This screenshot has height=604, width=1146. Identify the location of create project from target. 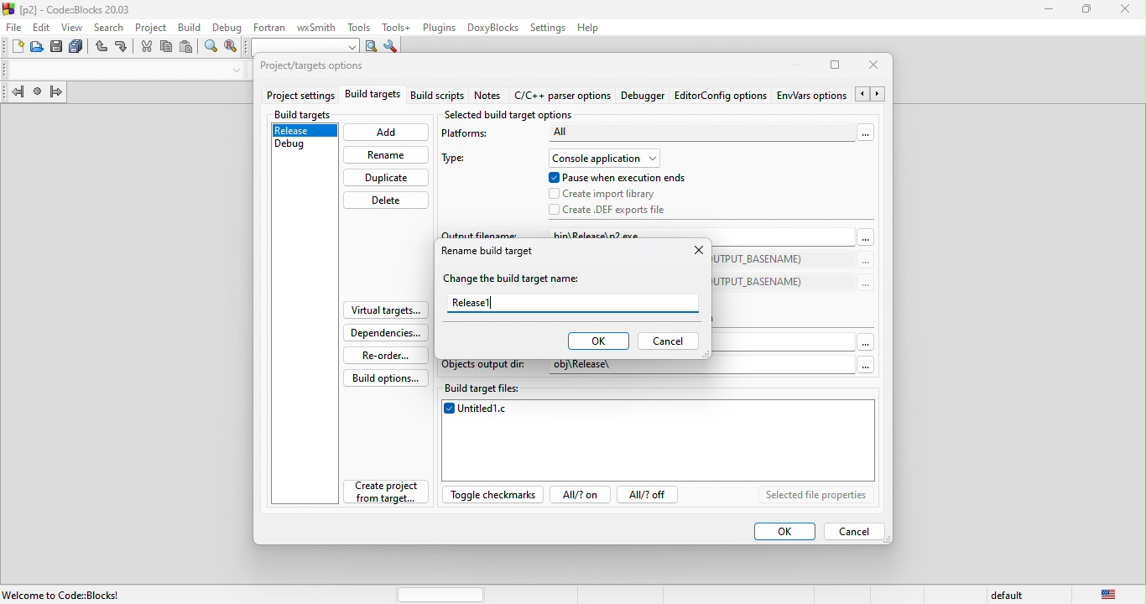
(380, 496).